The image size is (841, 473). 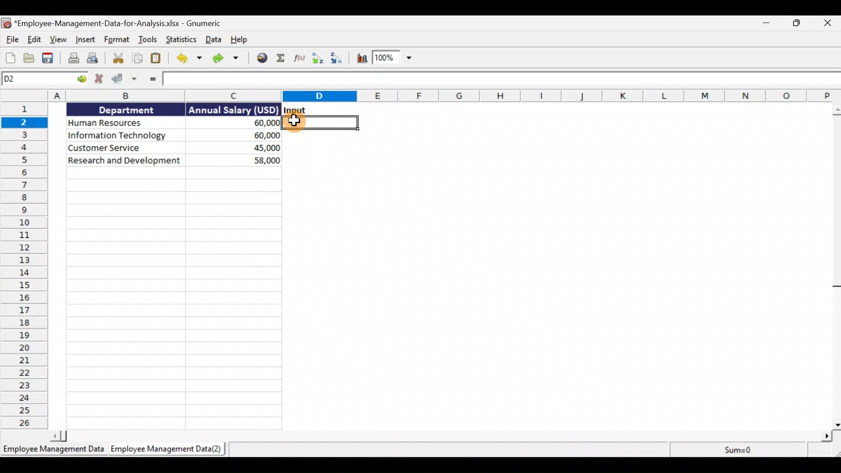 I want to click on scroll bar, so click(x=442, y=437).